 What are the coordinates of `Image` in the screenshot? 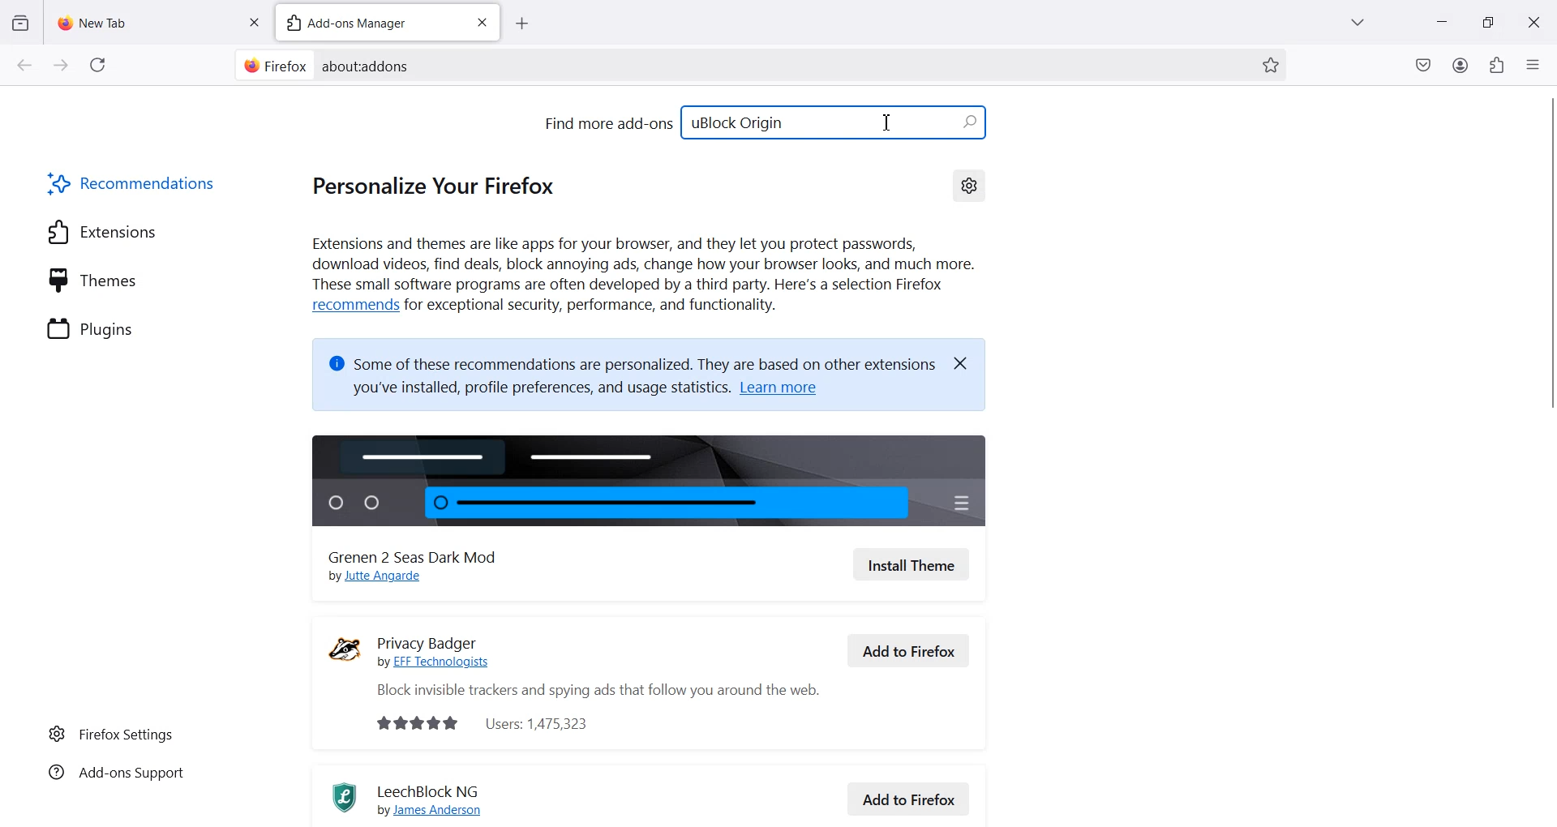 It's located at (652, 477).